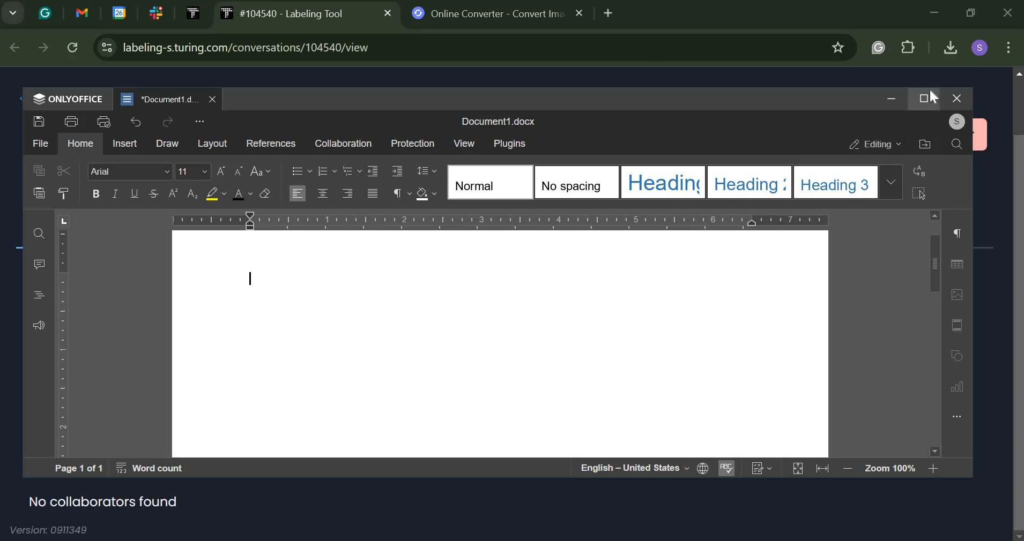  I want to click on references, so click(270, 144).